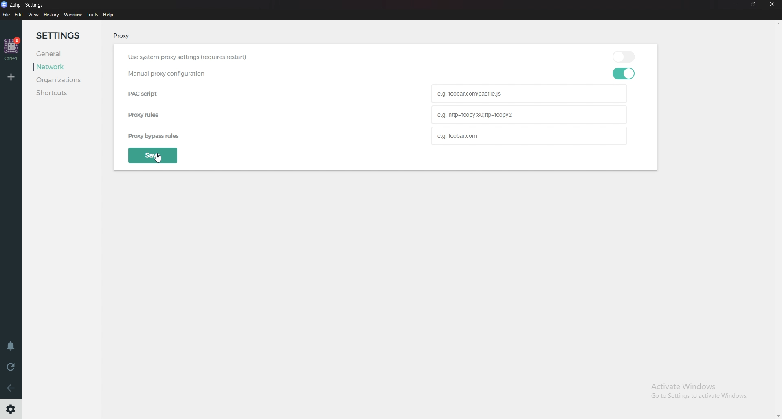 The image size is (782, 419). I want to click on Edit, so click(20, 15).